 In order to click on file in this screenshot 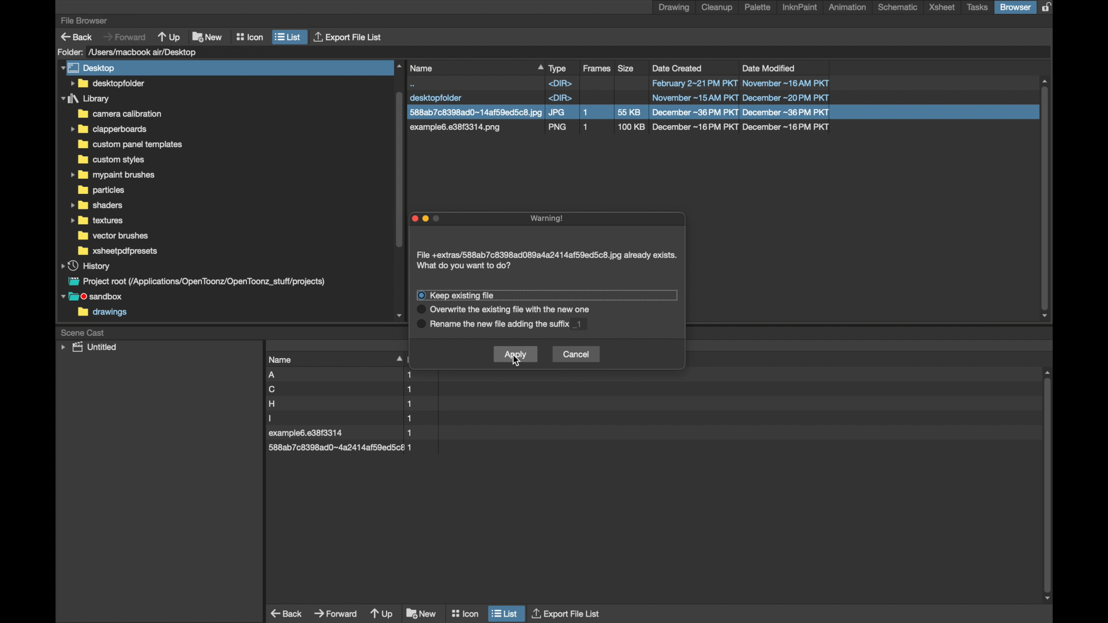, I will do `click(620, 99)`.